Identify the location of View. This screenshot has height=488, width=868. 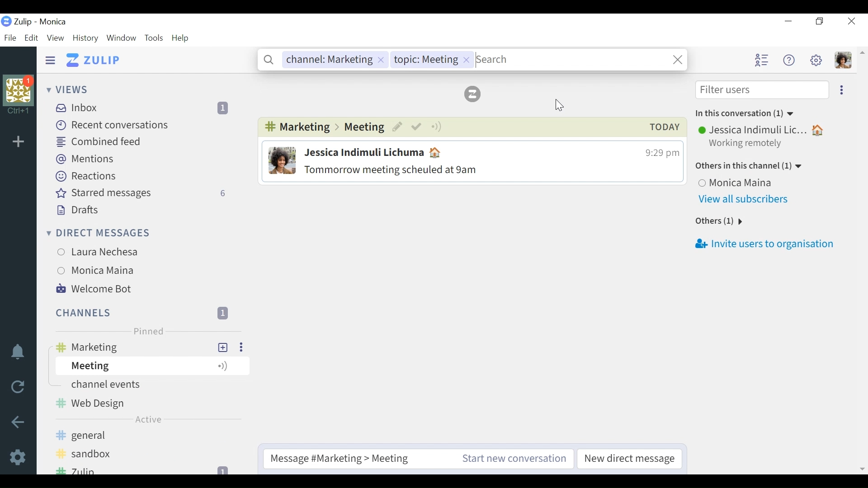
(56, 39).